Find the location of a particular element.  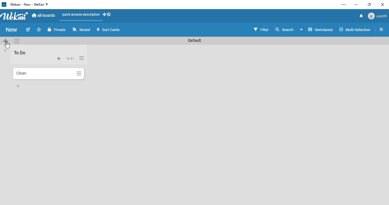

add card to bottom of list is located at coordinates (18, 86).